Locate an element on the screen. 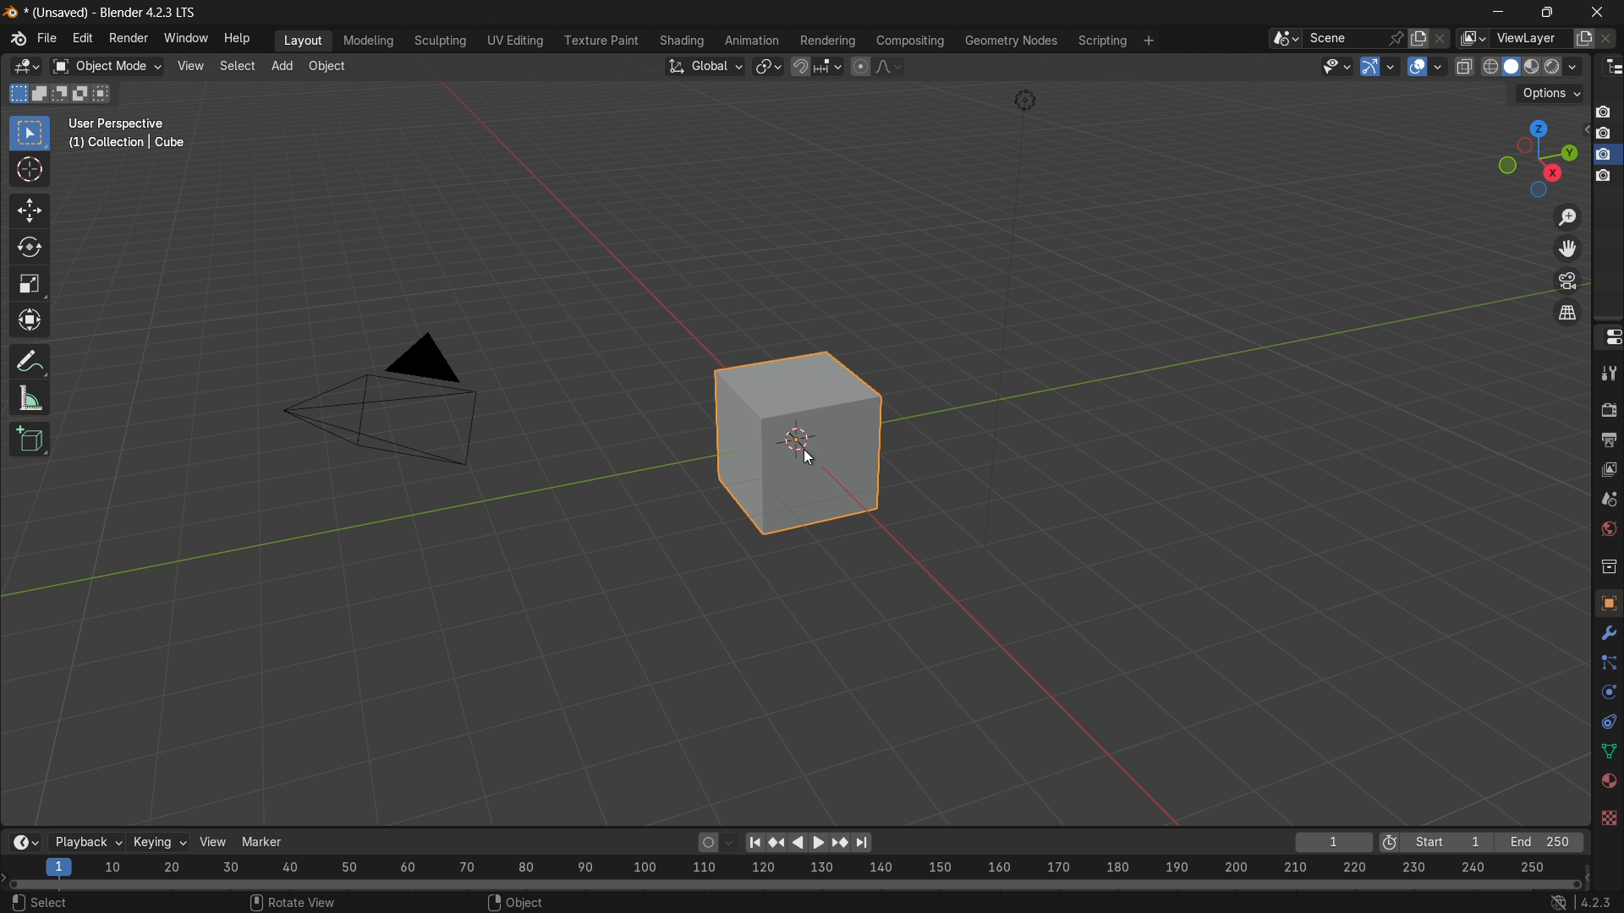 This screenshot has height=913, width=1624. annotate is located at coordinates (25, 362).